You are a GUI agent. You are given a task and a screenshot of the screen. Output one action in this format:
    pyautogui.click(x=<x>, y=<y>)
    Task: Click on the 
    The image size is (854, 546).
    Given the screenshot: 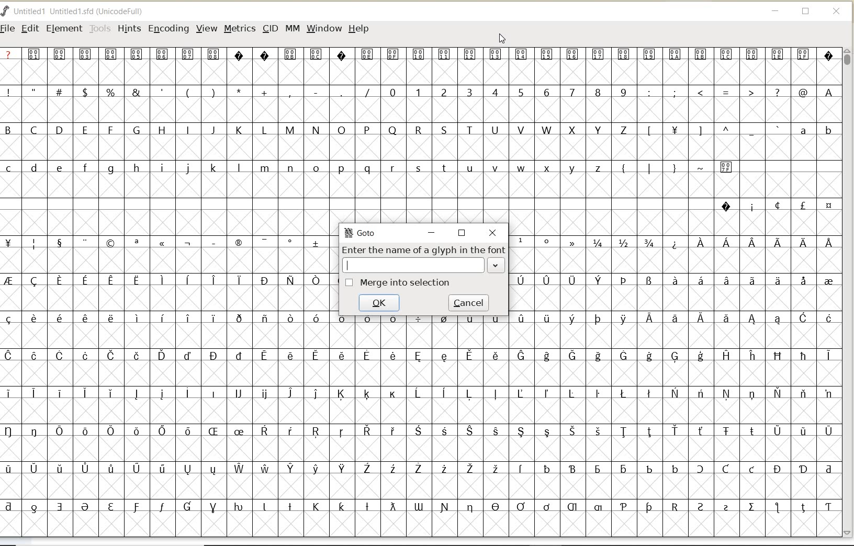 What is the action you would take?
    pyautogui.click(x=712, y=131)
    